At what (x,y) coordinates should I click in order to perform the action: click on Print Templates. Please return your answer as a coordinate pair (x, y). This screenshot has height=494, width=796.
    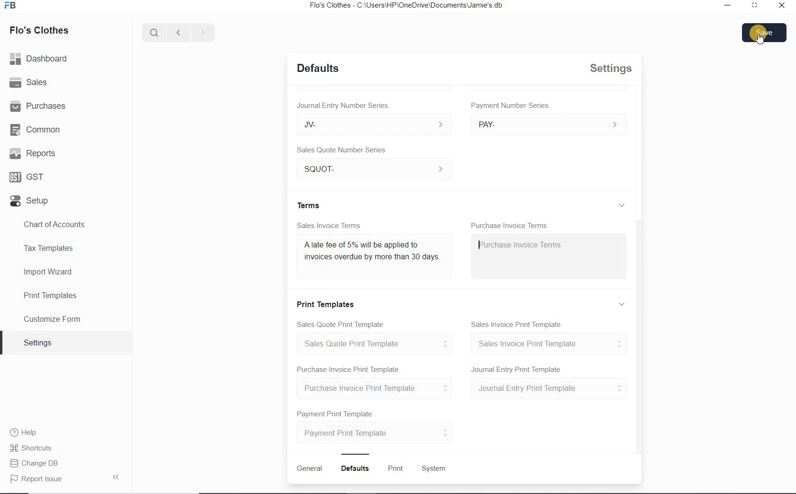
    Looking at the image, I should click on (328, 303).